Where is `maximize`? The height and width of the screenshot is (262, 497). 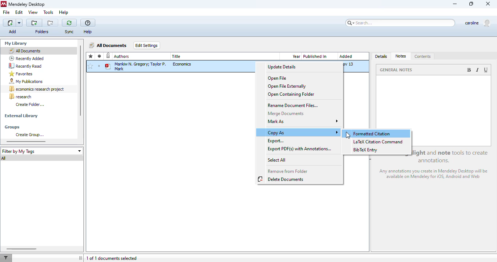 maximize is located at coordinates (472, 4).